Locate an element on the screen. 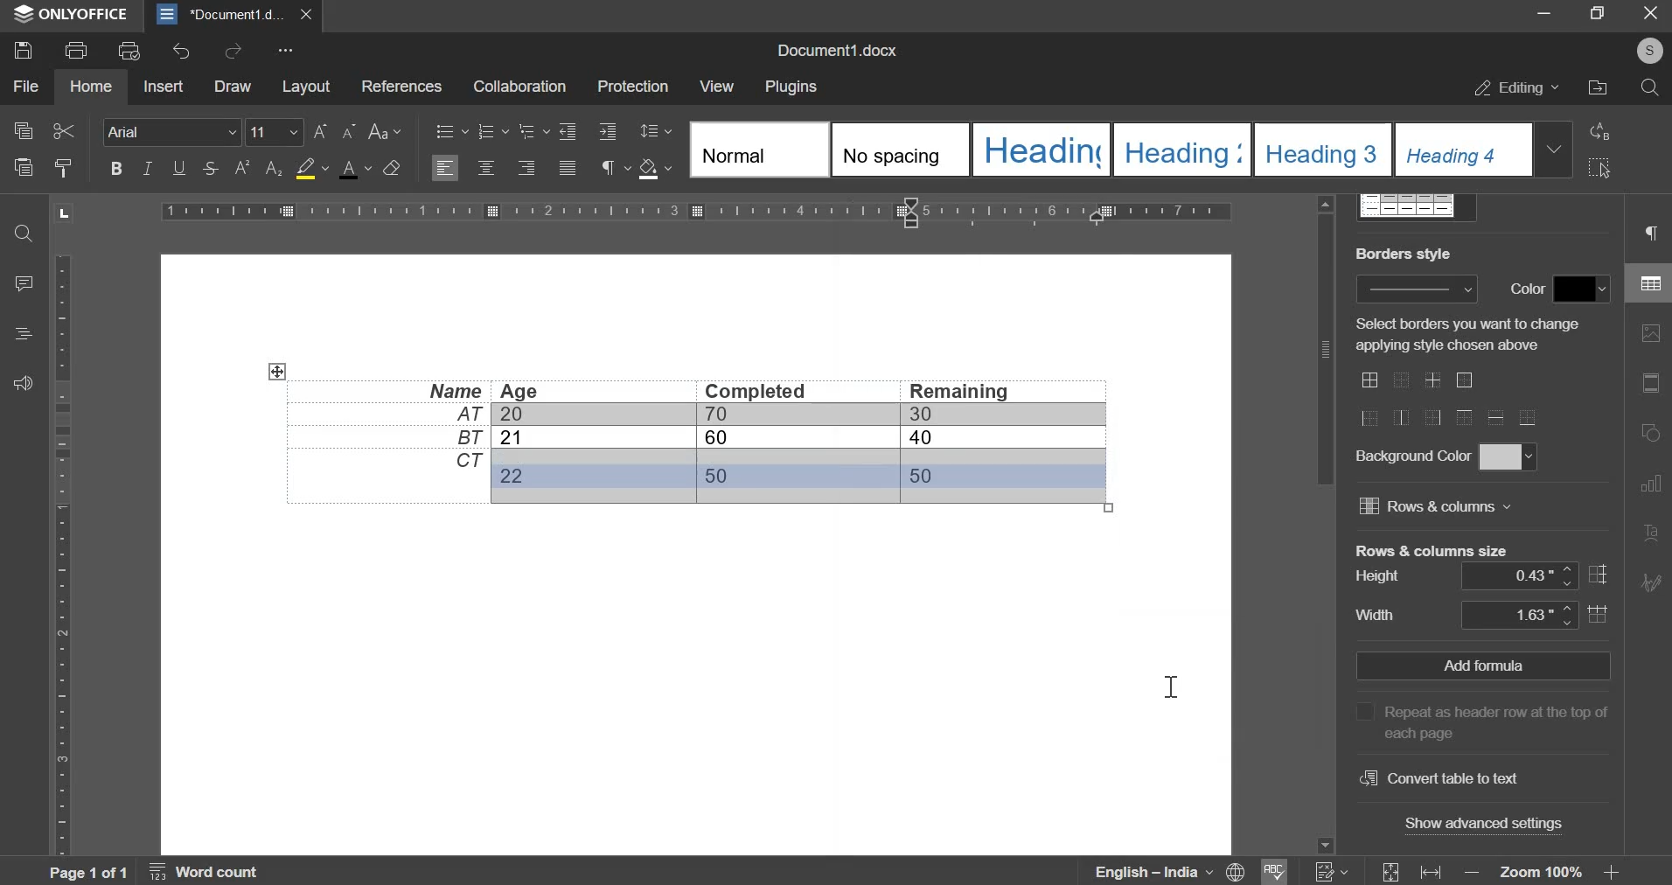 This screenshot has height=885, width=1672. increase indent is located at coordinates (568, 130).